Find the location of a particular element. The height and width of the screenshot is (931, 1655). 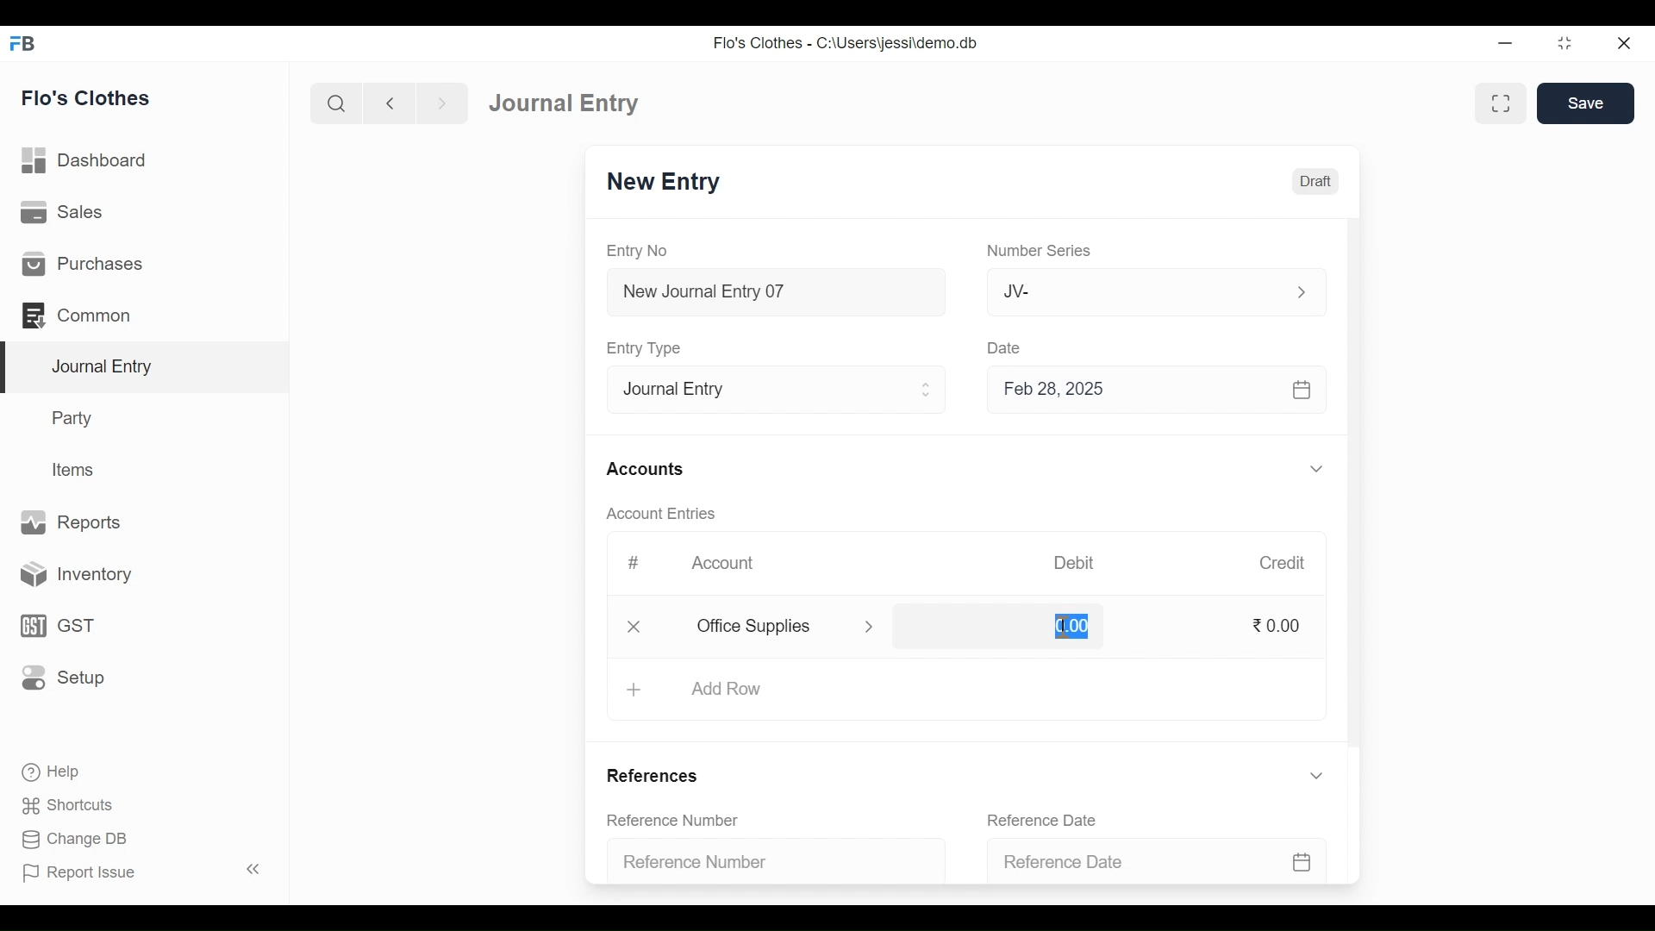

Flo's Clothes is located at coordinates (86, 97).